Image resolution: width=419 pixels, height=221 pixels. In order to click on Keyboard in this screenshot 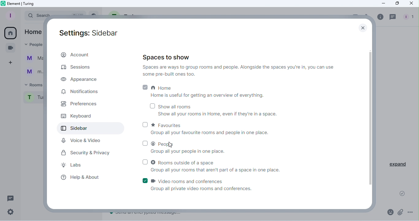, I will do `click(75, 116)`.